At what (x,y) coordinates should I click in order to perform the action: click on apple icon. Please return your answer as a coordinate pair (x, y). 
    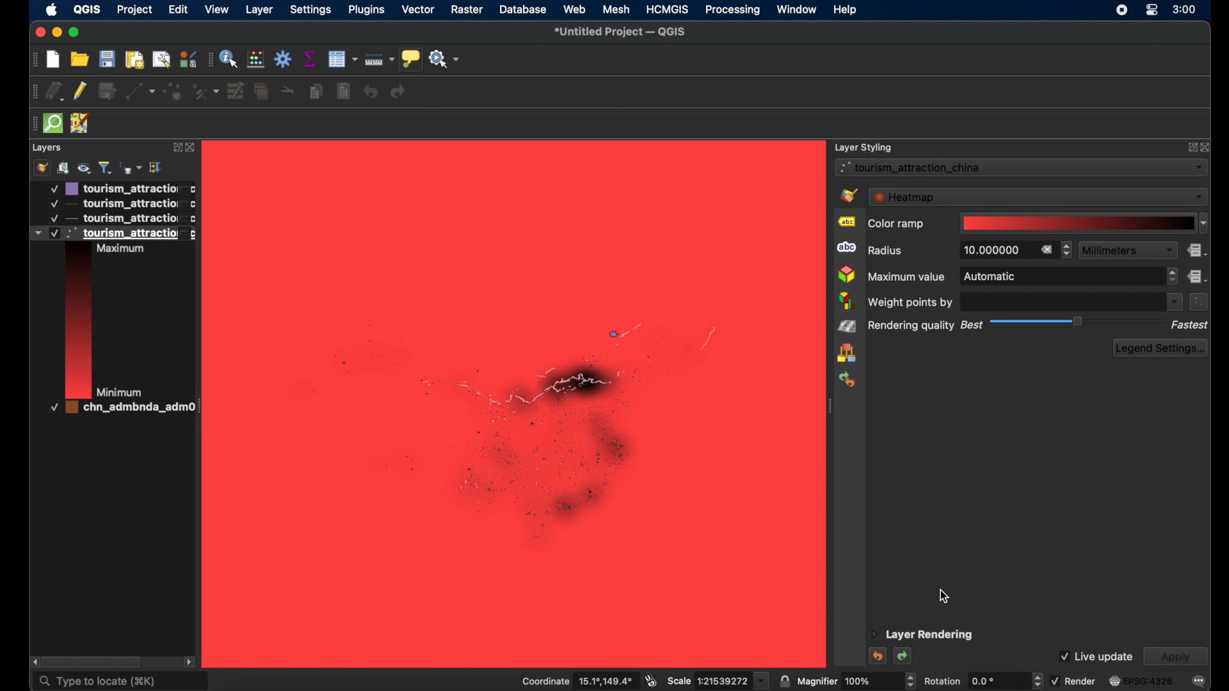
    Looking at the image, I should click on (51, 10).